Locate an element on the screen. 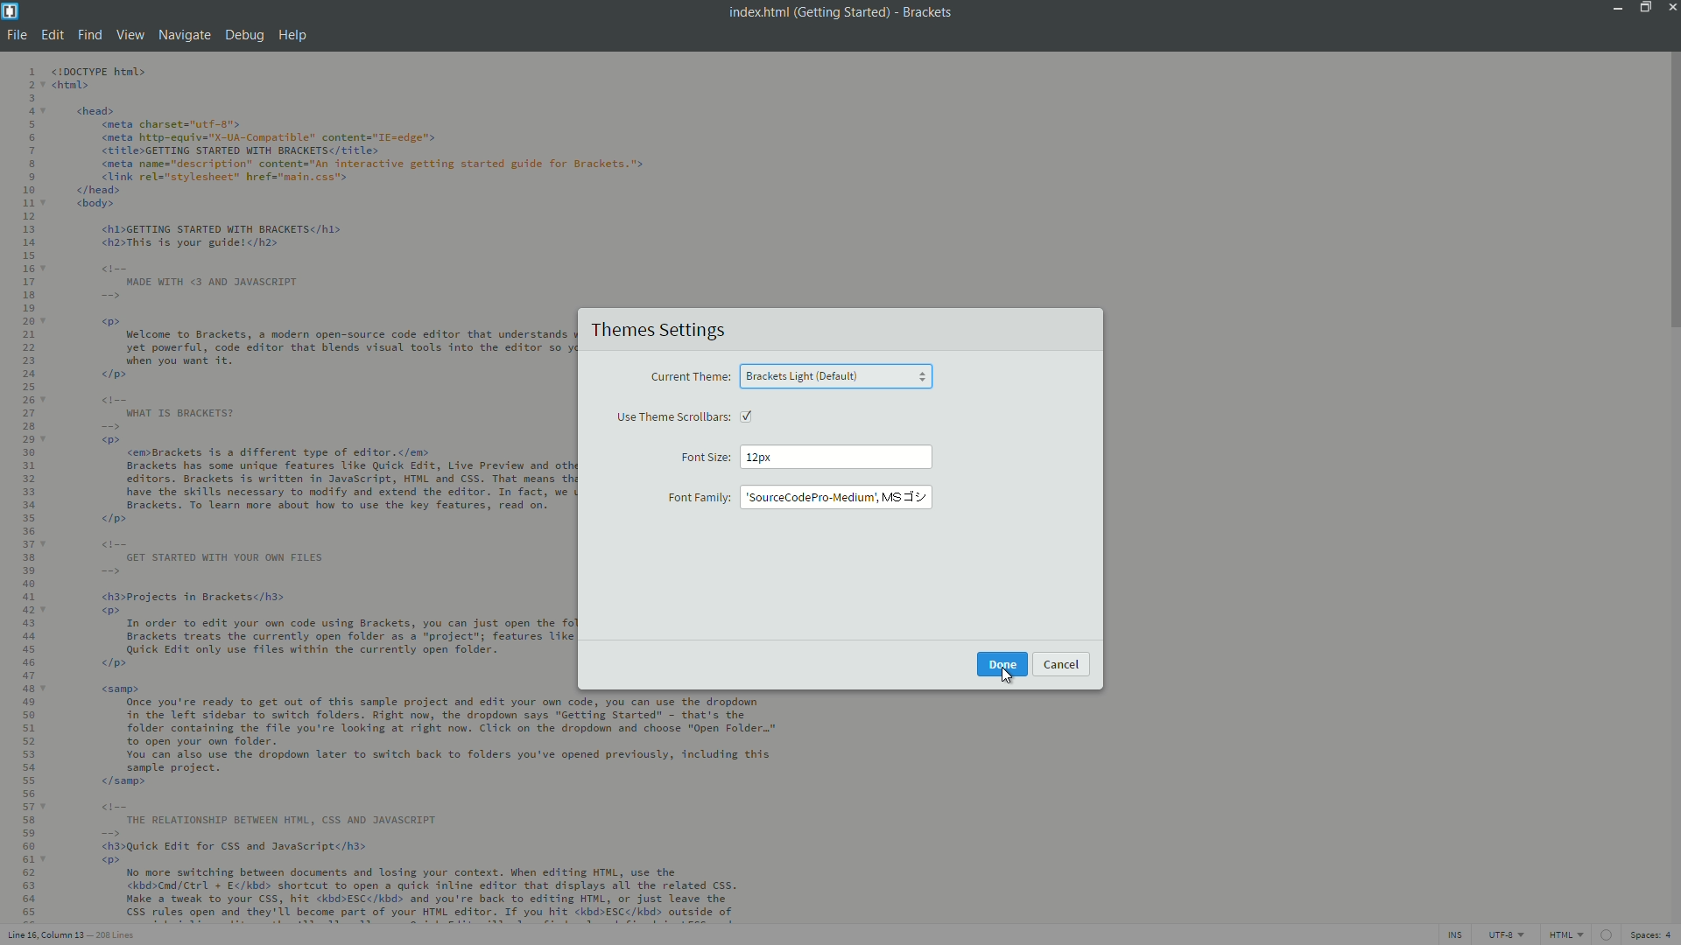 This screenshot has width=1681, height=945. app icon is located at coordinates (11, 10).